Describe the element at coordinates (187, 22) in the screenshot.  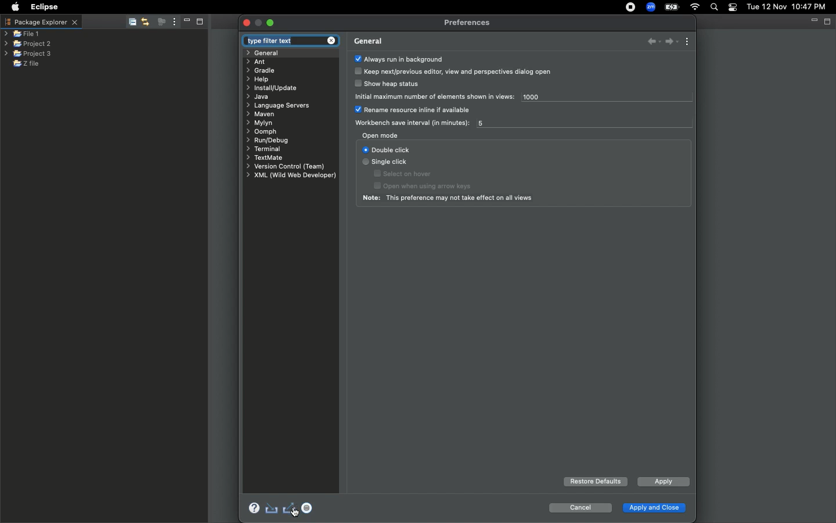
I see `Minimize` at that location.